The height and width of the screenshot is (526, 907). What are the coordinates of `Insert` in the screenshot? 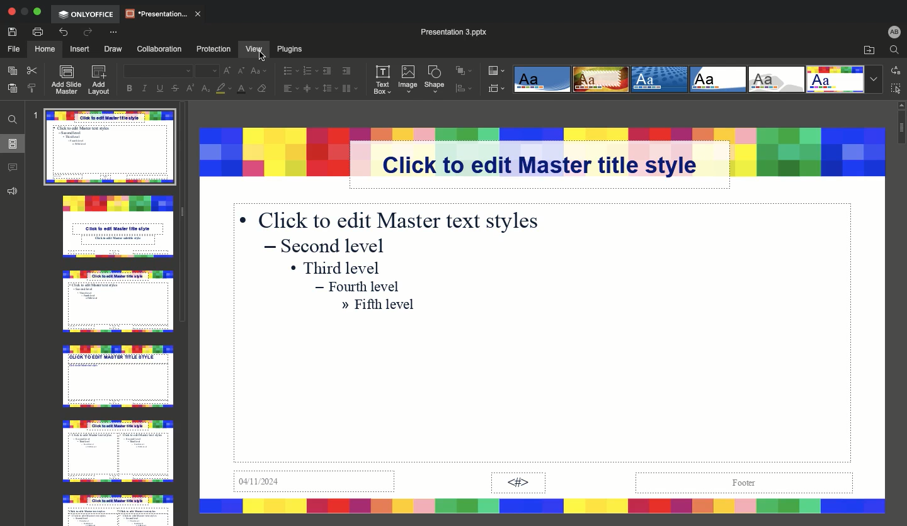 It's located at (79, 48).